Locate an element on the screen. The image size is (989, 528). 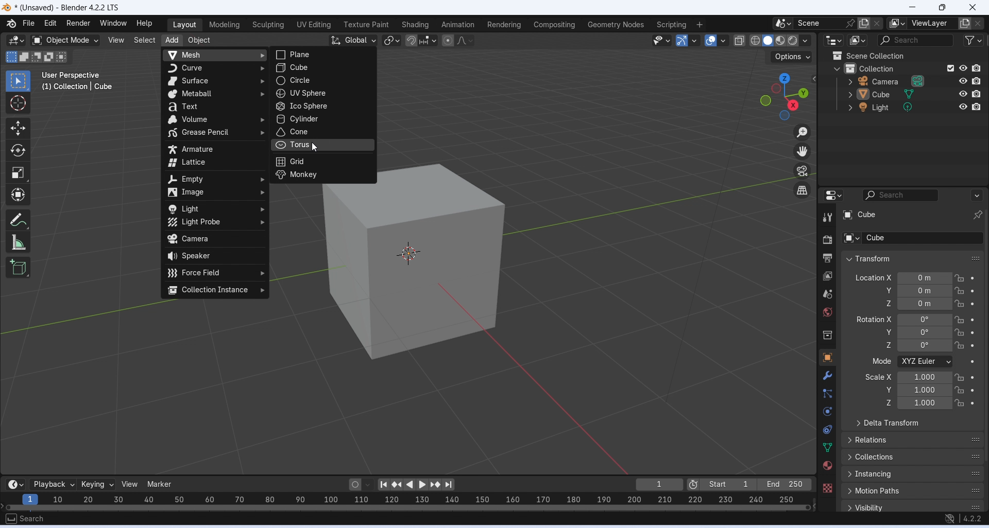
Move is located at coordinates (18, 129).